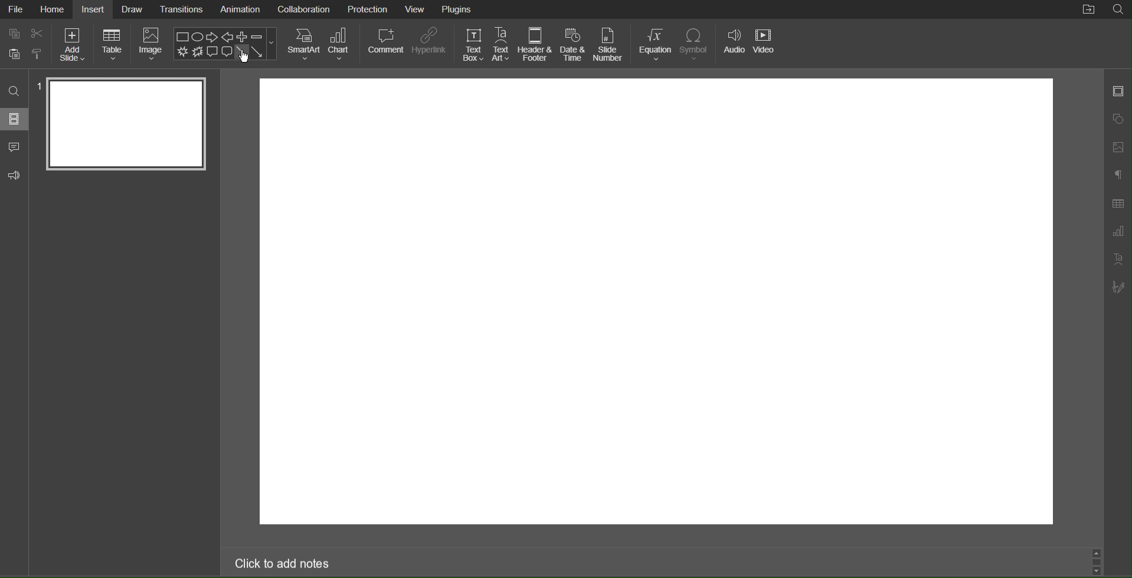  Describe the element at coordinates (1118, 116) in the screenshot. I see `Shape Settings` at that location.